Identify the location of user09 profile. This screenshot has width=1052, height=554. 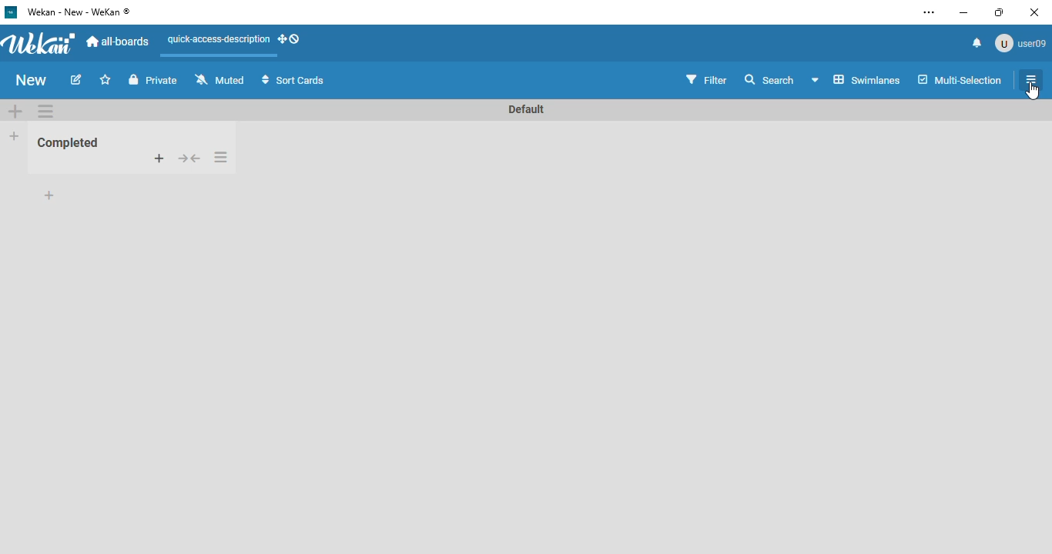
(1020, 43).